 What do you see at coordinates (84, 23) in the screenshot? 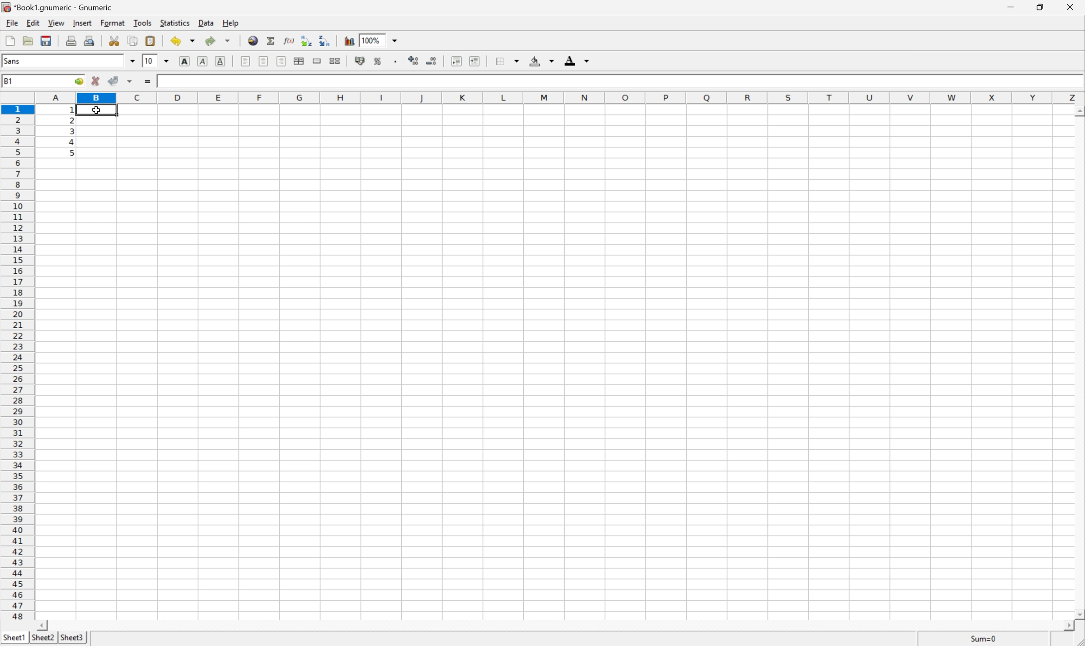
I see `Insert` at bounding box center [84, 23].